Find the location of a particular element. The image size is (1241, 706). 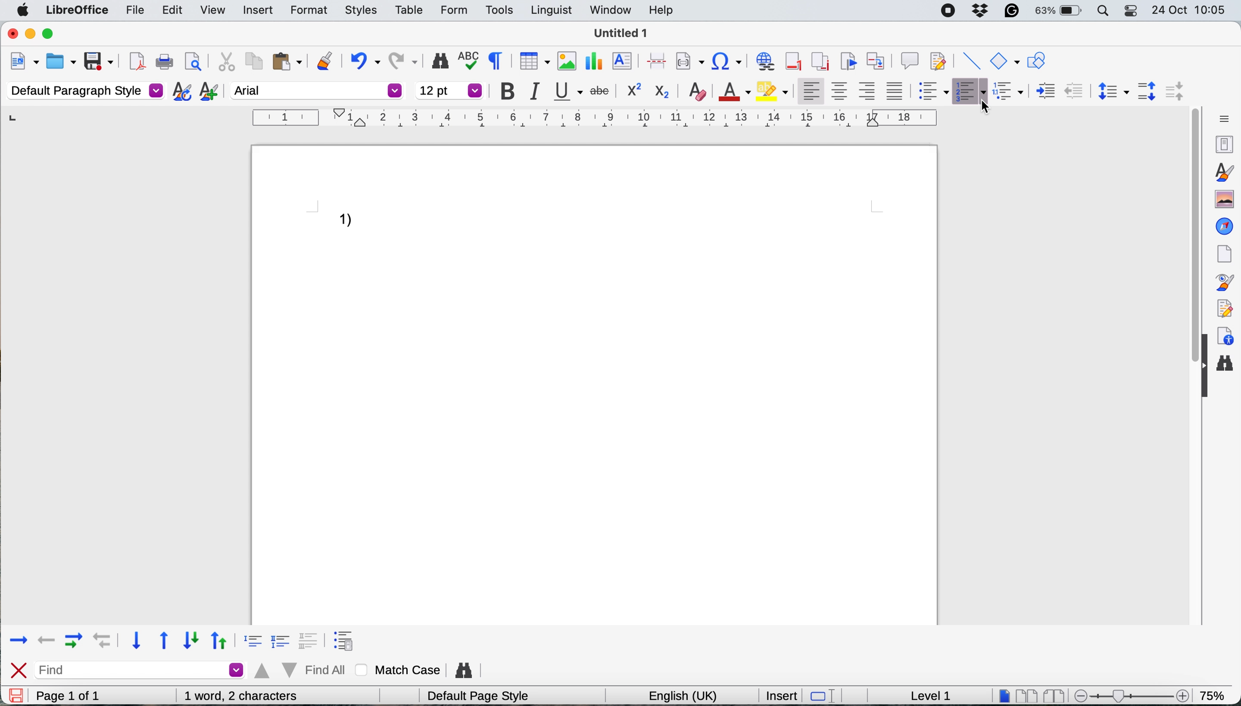

cut is located at coordinates (226, 61).